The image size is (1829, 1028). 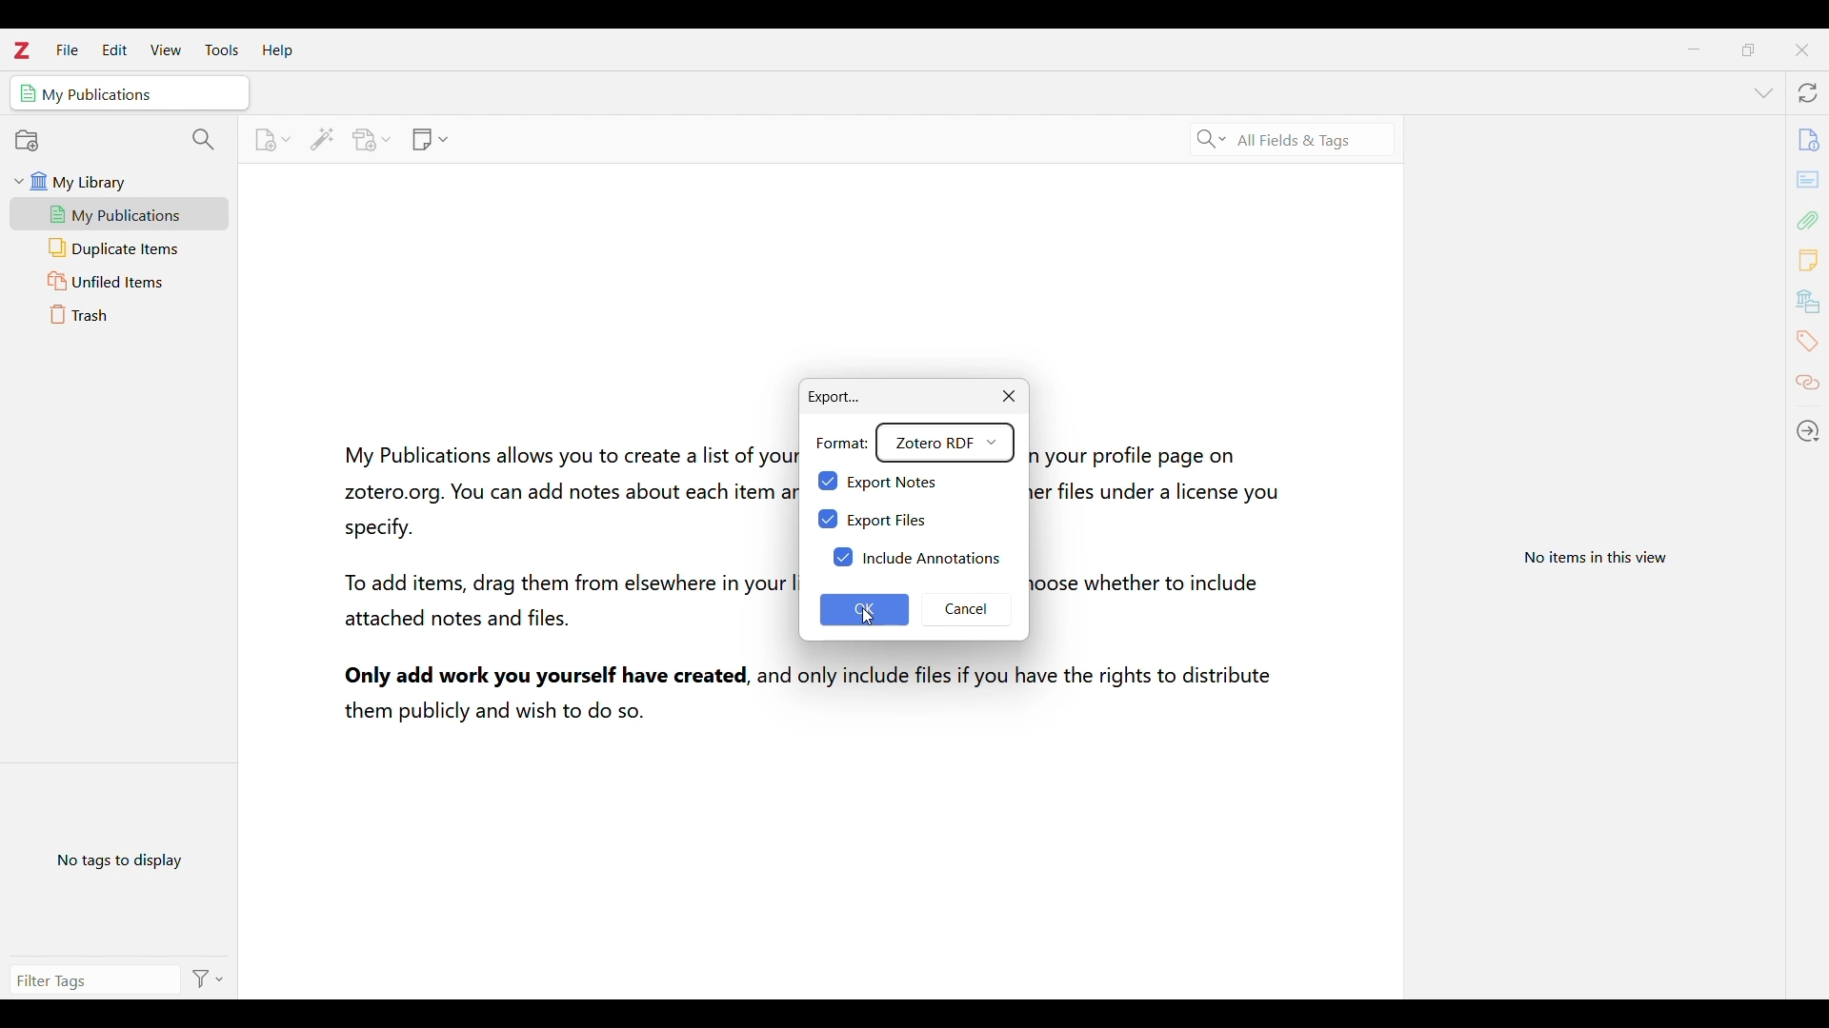 What do you see at coordinates (271, 140) in the screenshot?
I see `Options to add new item` at bounding box center [271, 140].